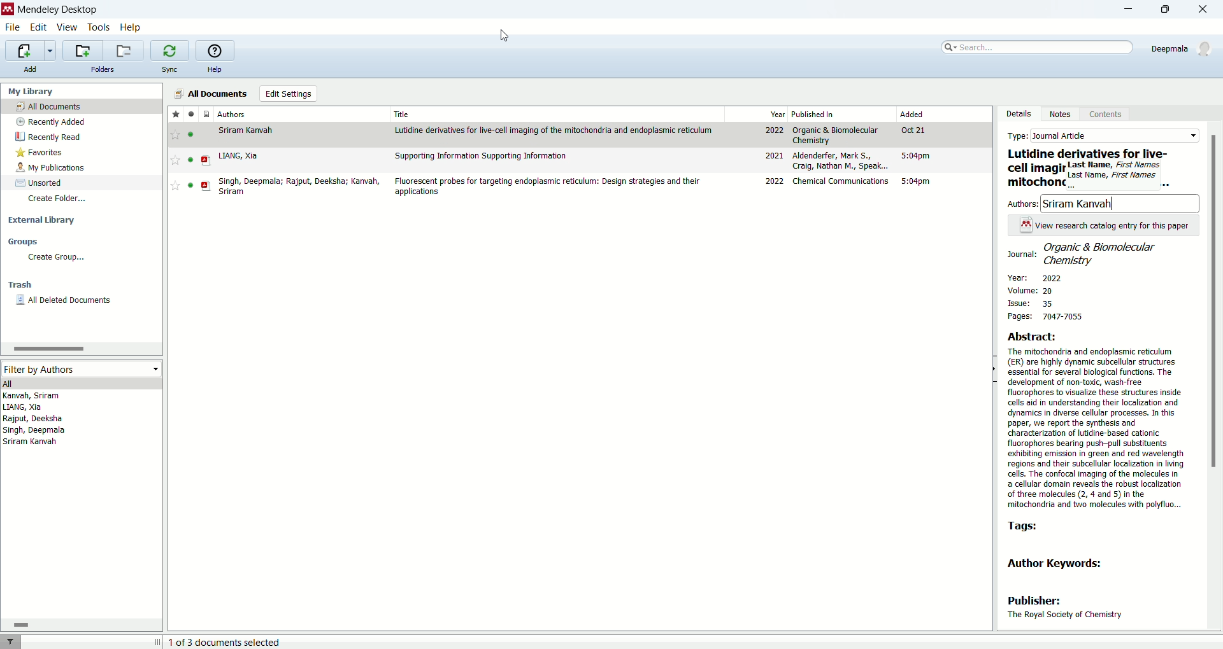 This screenshot has height=649, width=1223. Describe the element at coordinates (30, 443) in the screenshot. I see `Sriram Kanvah` at that location.